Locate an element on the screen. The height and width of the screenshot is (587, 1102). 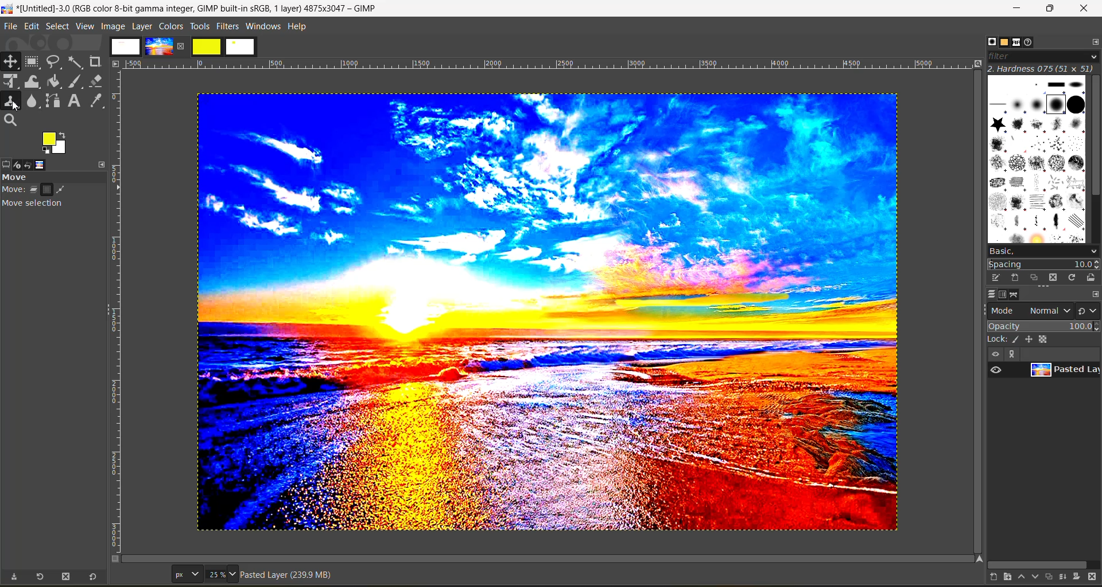
image is located at coordinates (112, 26).